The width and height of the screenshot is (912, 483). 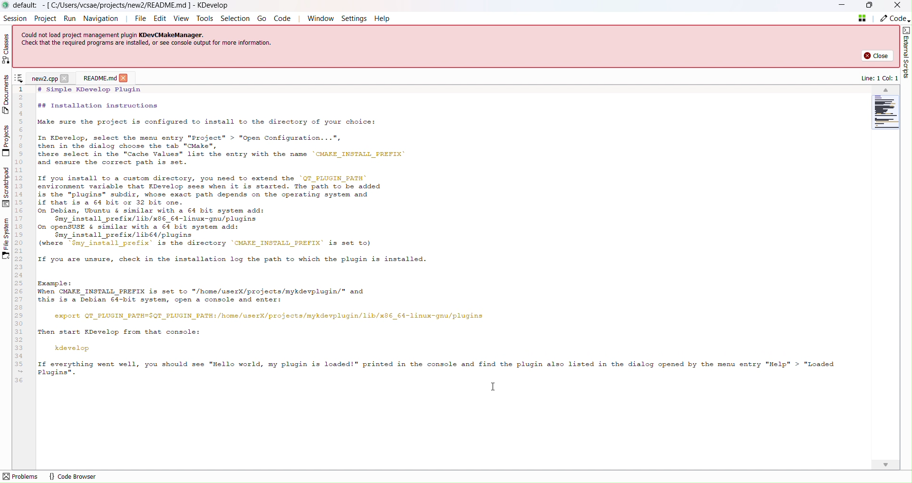 I want to click on Settings, so click(x=355, y=18).